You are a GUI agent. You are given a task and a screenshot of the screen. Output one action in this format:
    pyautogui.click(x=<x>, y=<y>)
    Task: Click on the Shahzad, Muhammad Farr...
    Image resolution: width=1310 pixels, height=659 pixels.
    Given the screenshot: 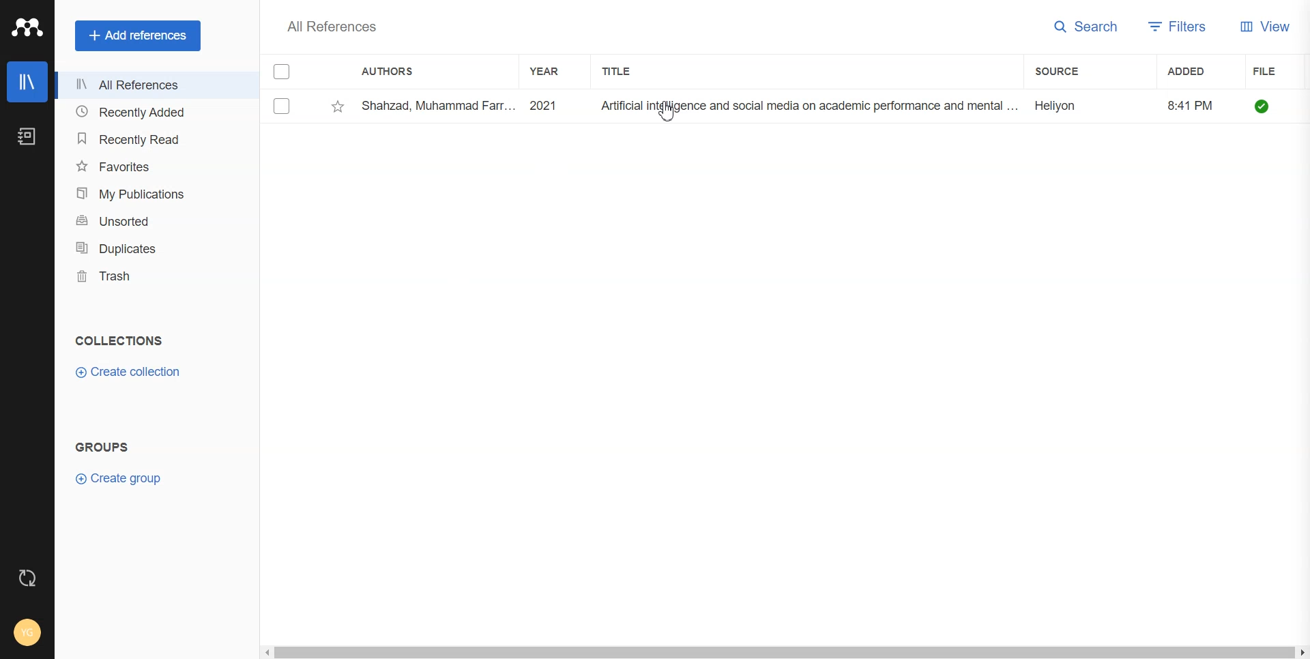 What is the action you would take?
    pyautogui.click(x=437, y=104)
    